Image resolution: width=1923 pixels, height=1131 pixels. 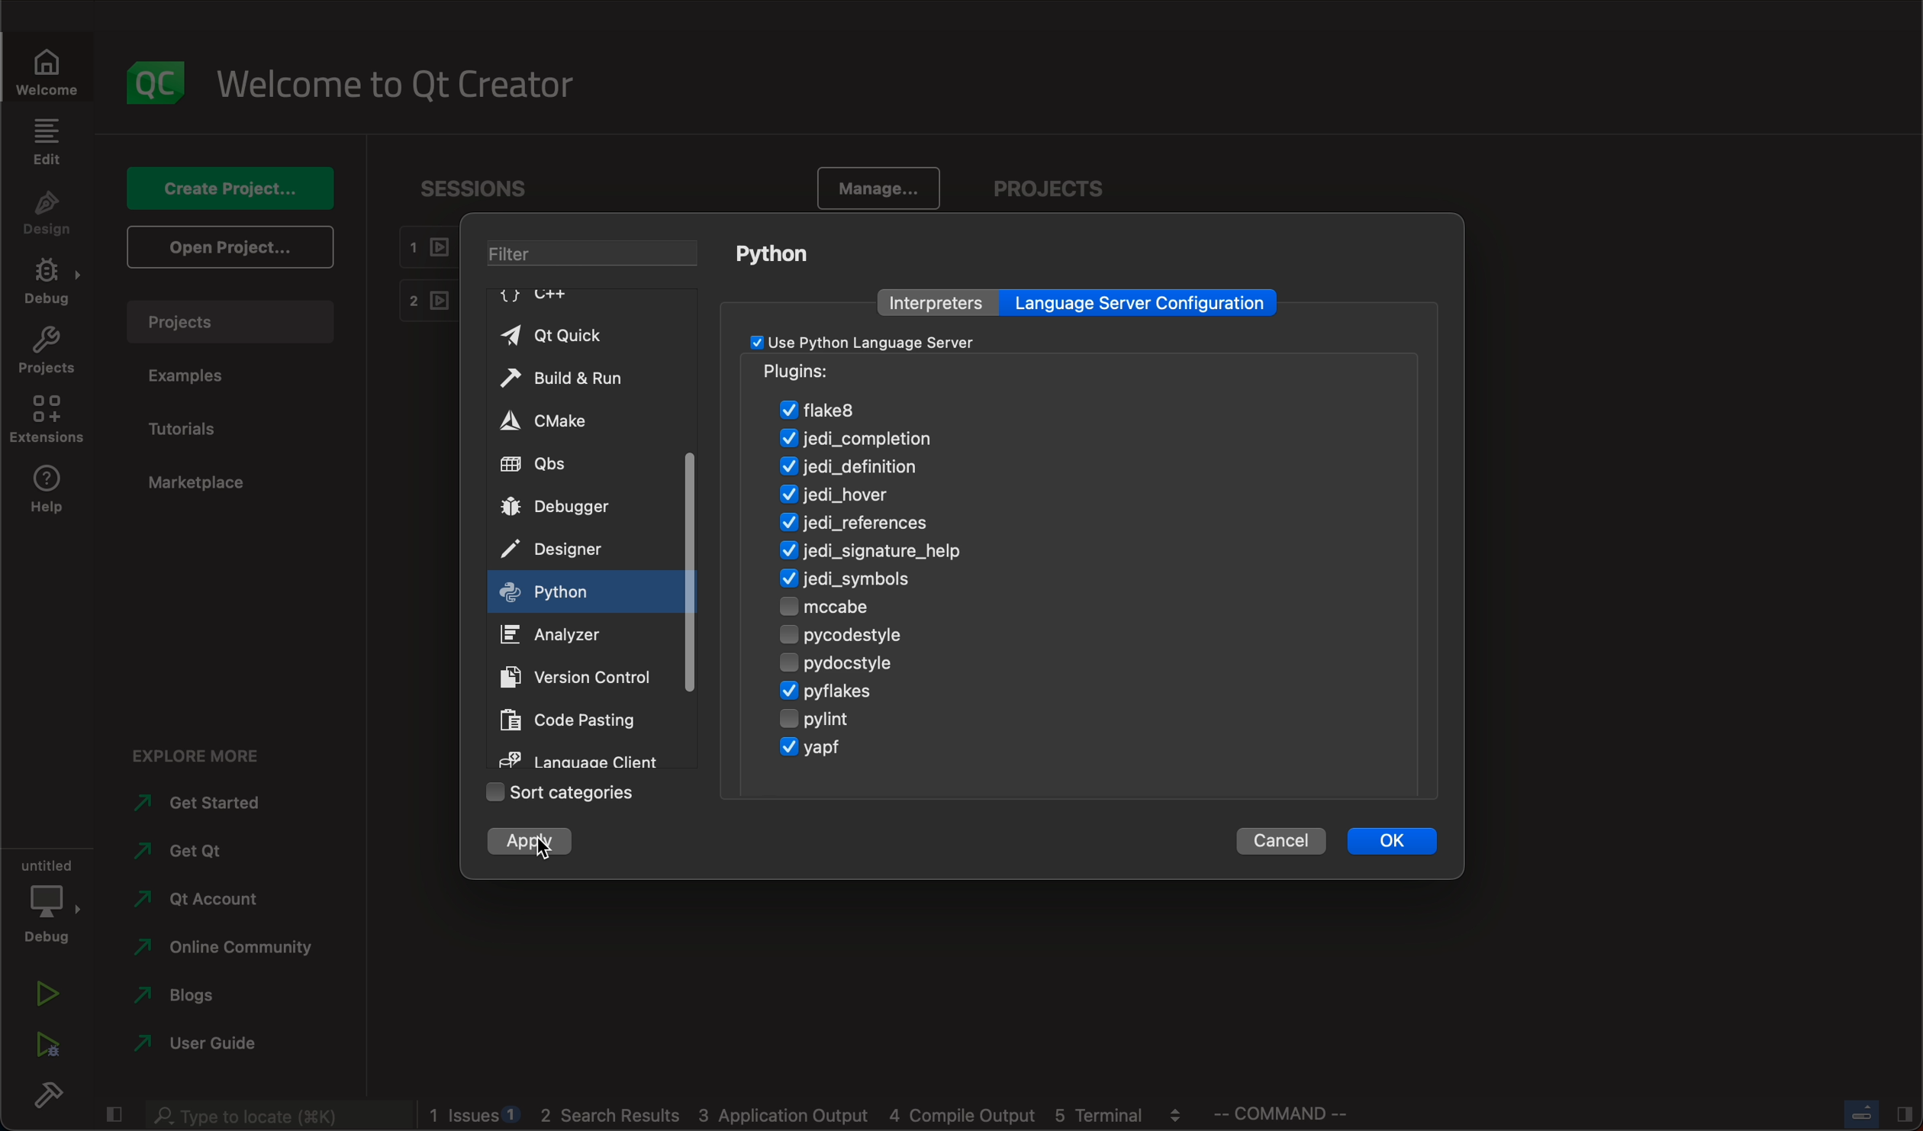 I want to click on language server, so click(x=1145, y=302).